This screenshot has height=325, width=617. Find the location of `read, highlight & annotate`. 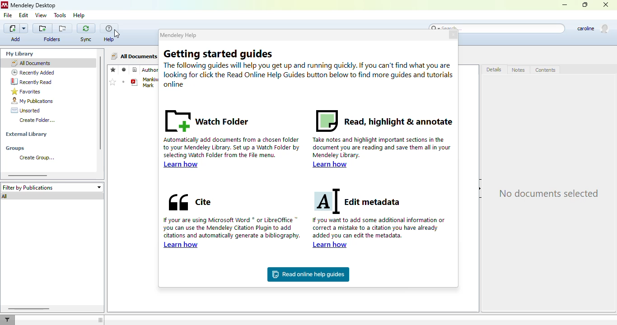

read, highlight & annotate is located at coordinates (383, 120).